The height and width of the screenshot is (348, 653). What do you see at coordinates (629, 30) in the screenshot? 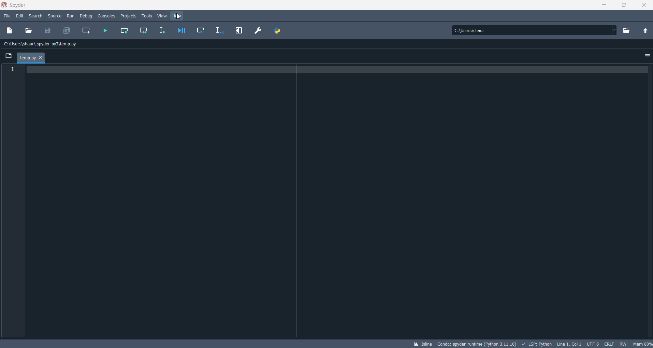
I see `browse directory` at bounding box center [629, 30].